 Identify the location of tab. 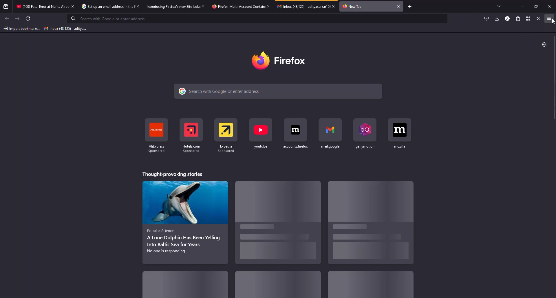
(42, 7).